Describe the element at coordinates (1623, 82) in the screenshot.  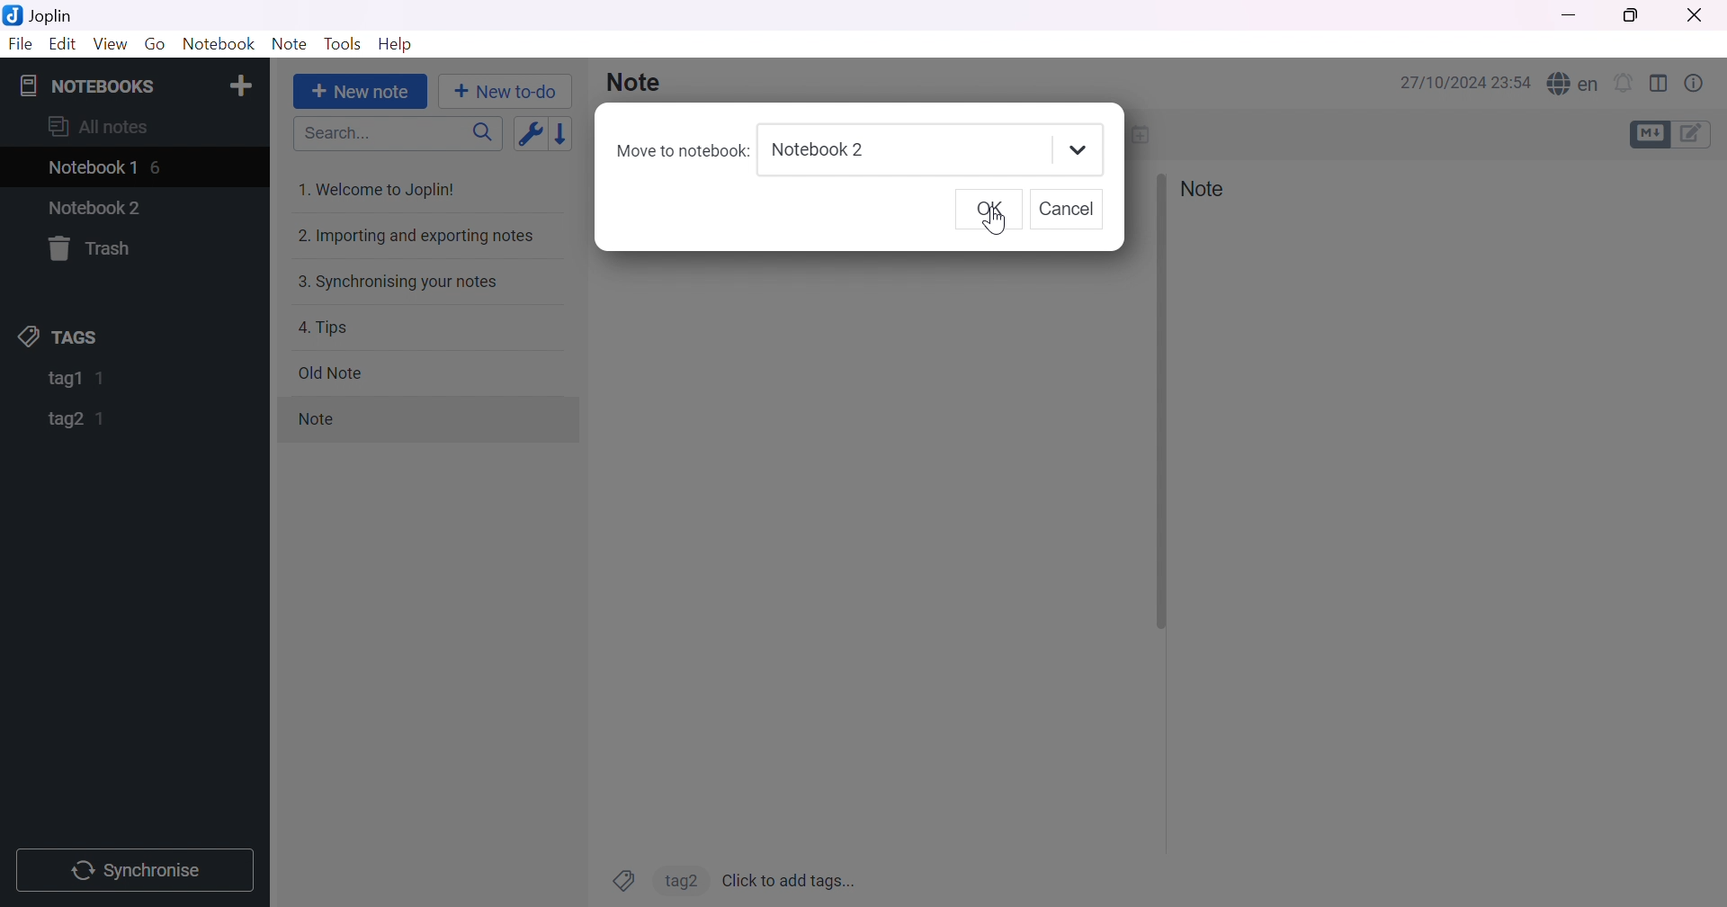
I see `Set alarm` at that location.